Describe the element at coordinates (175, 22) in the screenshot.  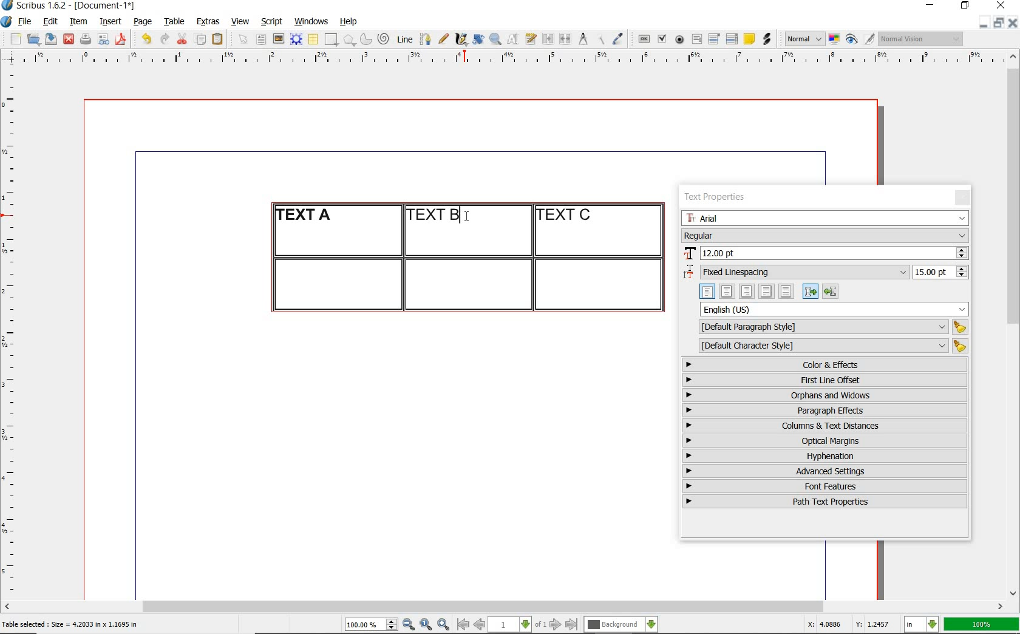
I see `table` at that location.